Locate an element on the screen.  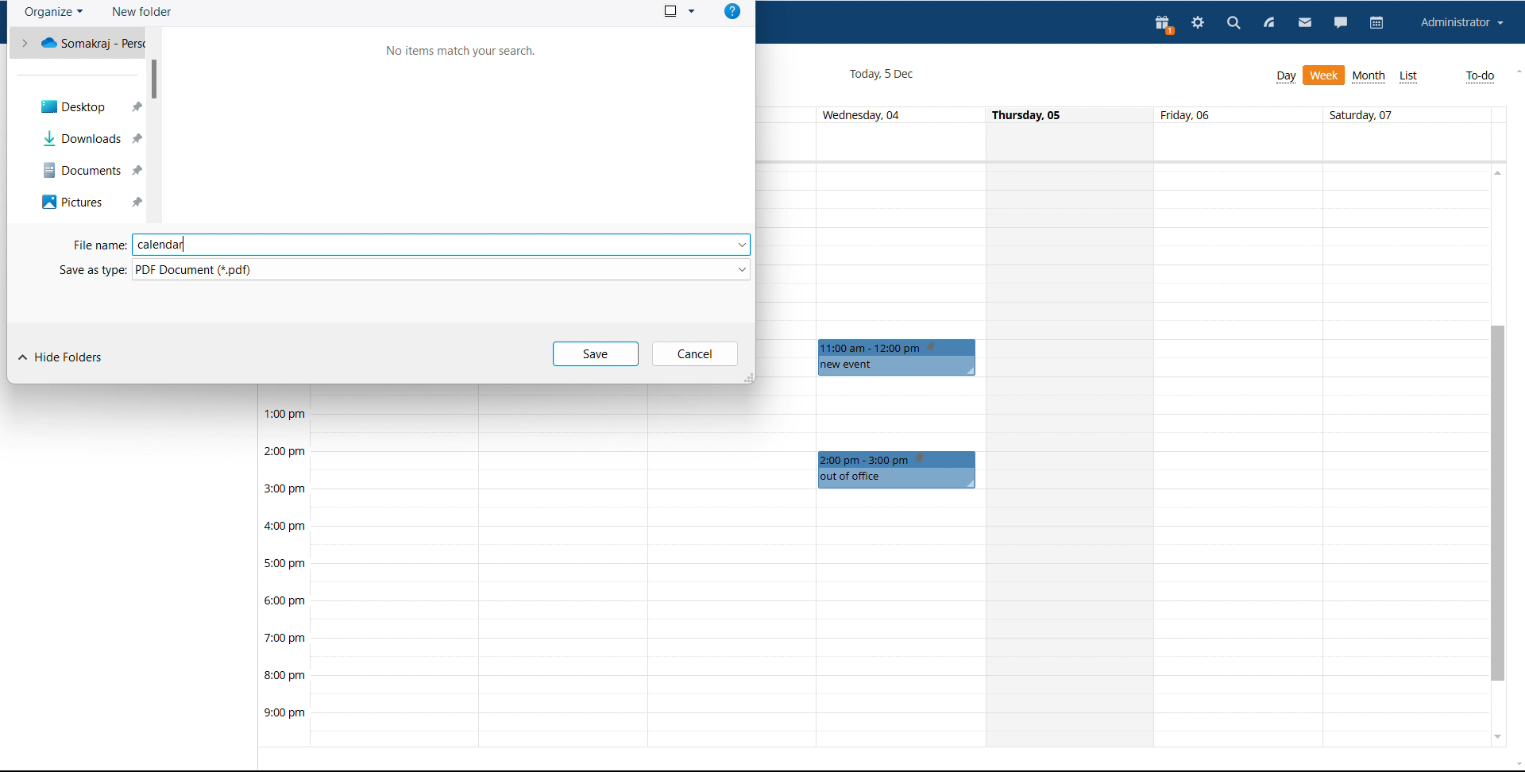
view options is located at coordinates (678, 10).